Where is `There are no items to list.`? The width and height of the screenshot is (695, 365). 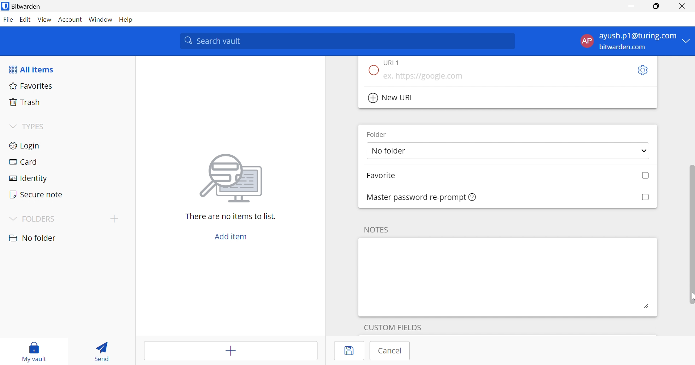
There are no items to list. is located at coordinates (231, 216).